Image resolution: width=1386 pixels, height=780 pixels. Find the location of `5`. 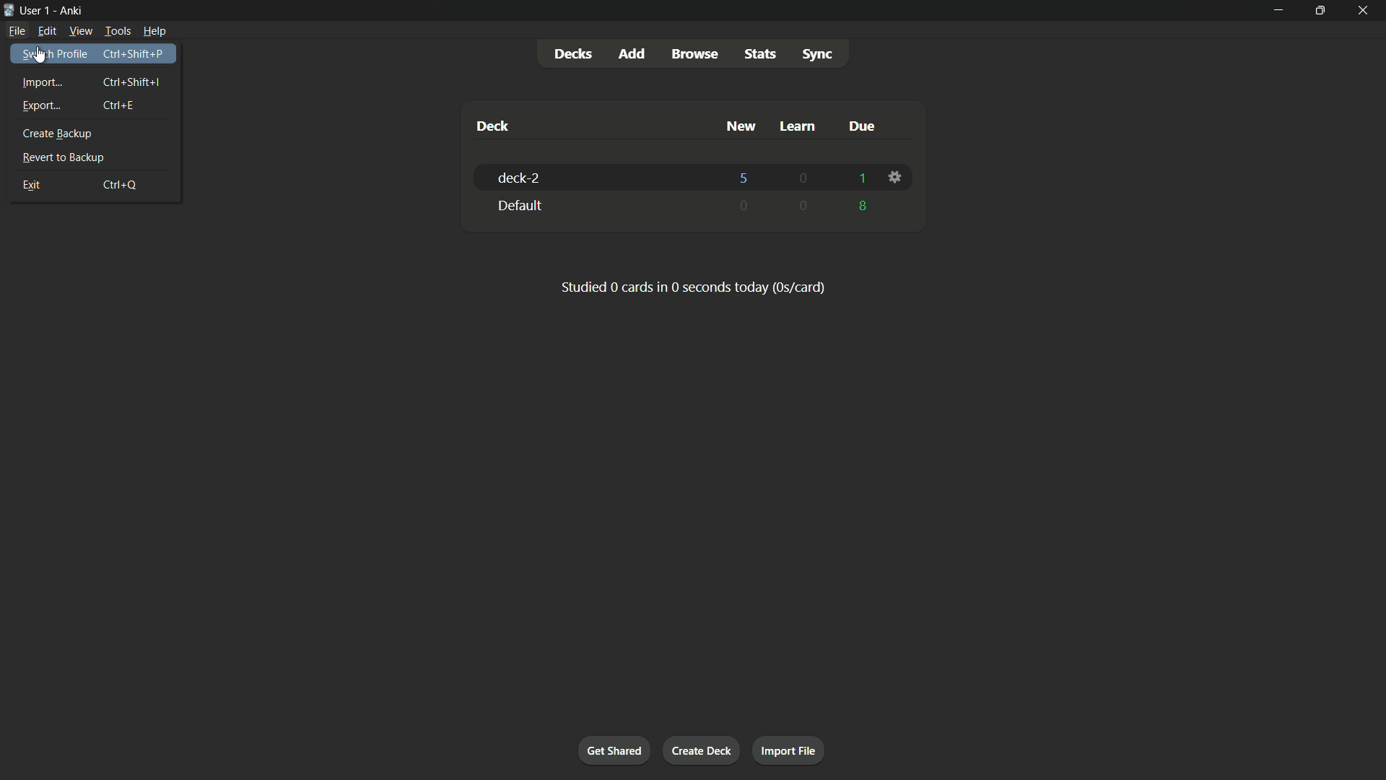

5 is located at coordinates (746, 176).